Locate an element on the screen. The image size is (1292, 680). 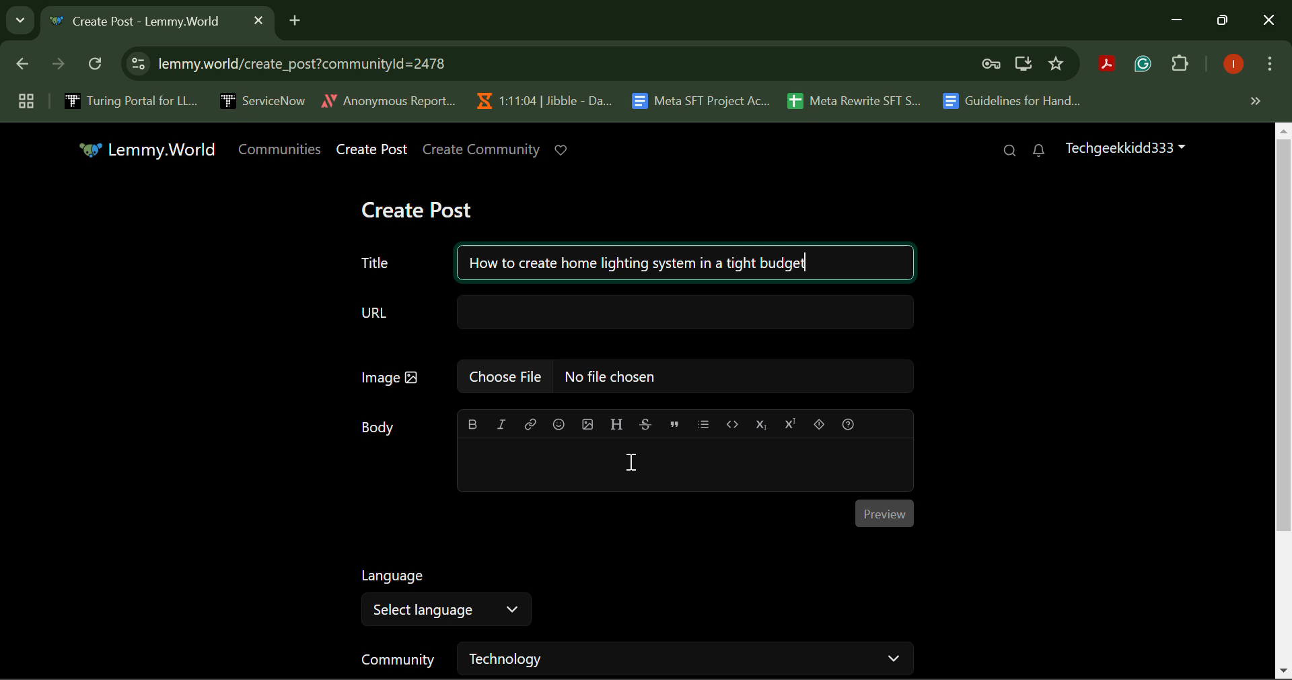
Webpage Heading is located at coordinates (143, 23).